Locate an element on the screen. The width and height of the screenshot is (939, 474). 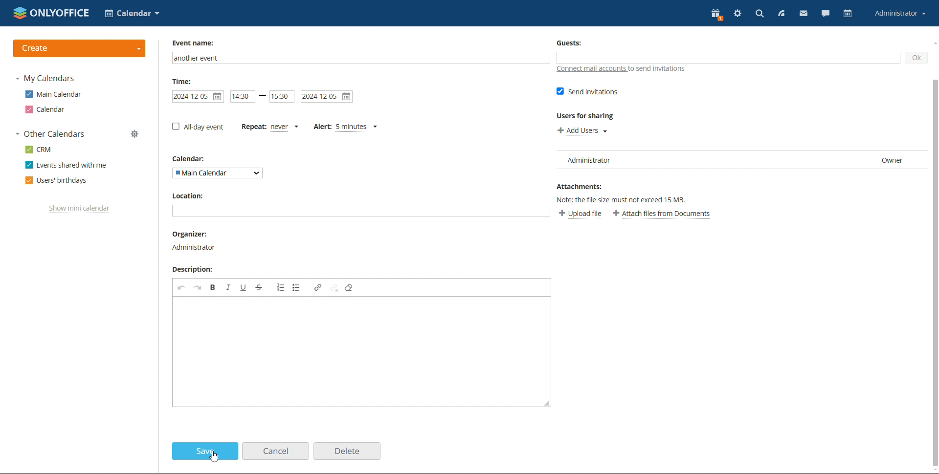
start date is located at coordinates (199, 97).